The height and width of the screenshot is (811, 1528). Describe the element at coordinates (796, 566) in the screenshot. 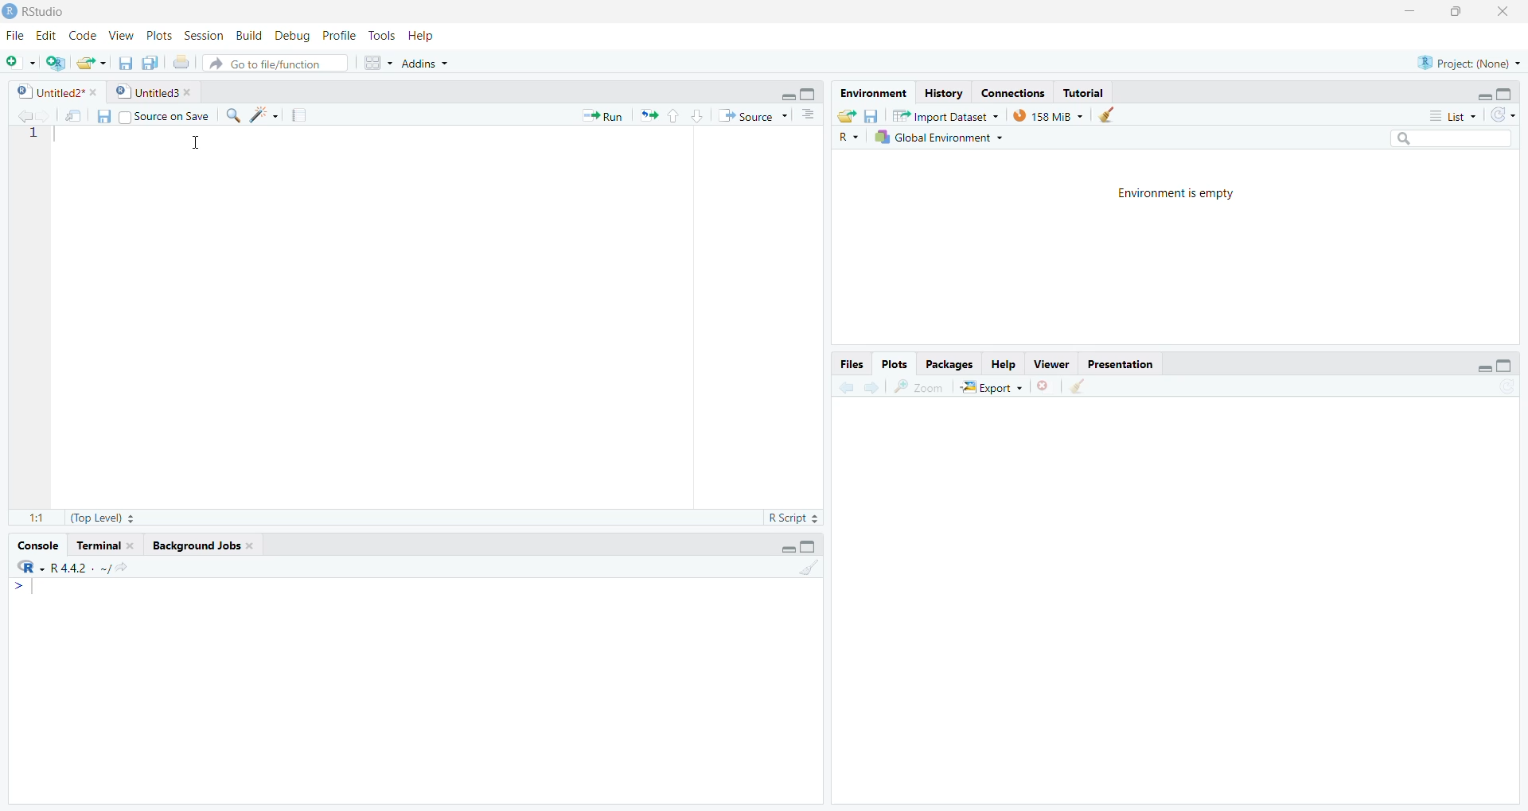

I see `1` at that location.